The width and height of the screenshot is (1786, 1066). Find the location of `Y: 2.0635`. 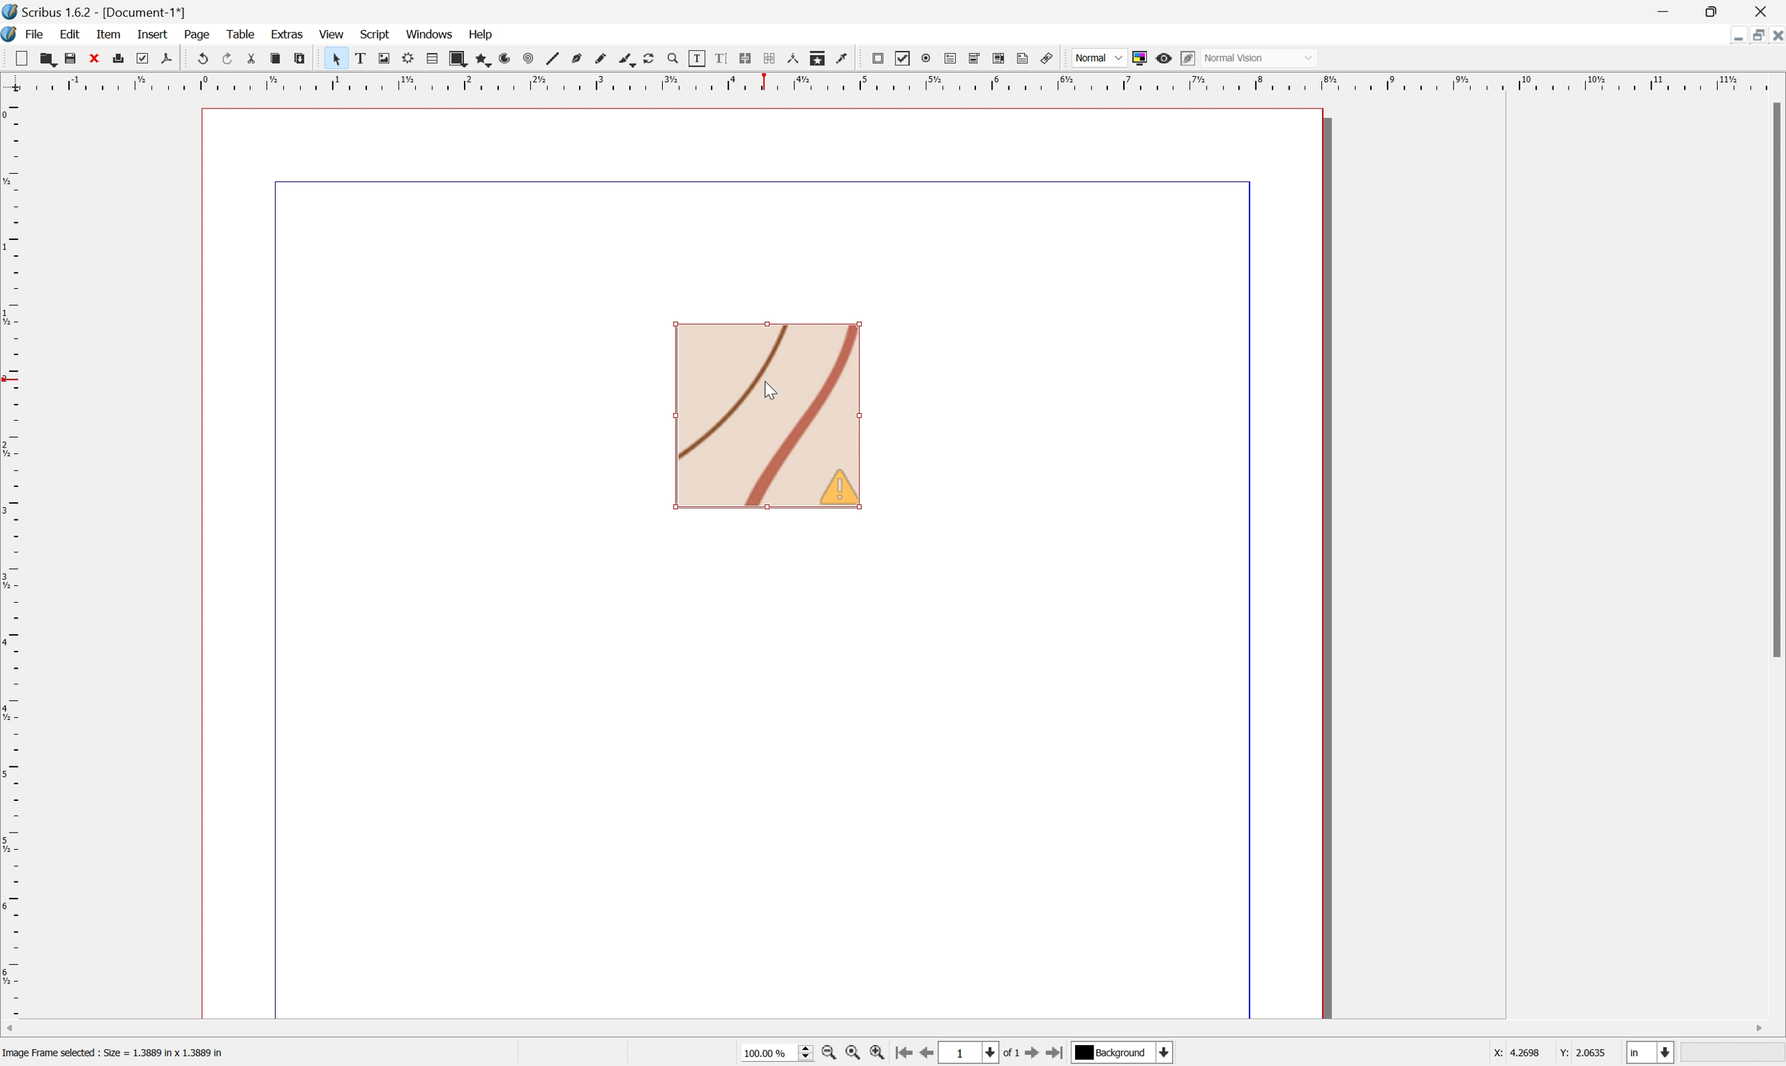

Y: 2.0635 is located at coordinates (1584, 1053).